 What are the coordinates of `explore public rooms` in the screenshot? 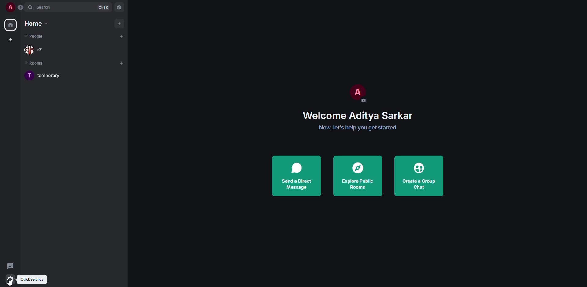 It's located at (359, 176).